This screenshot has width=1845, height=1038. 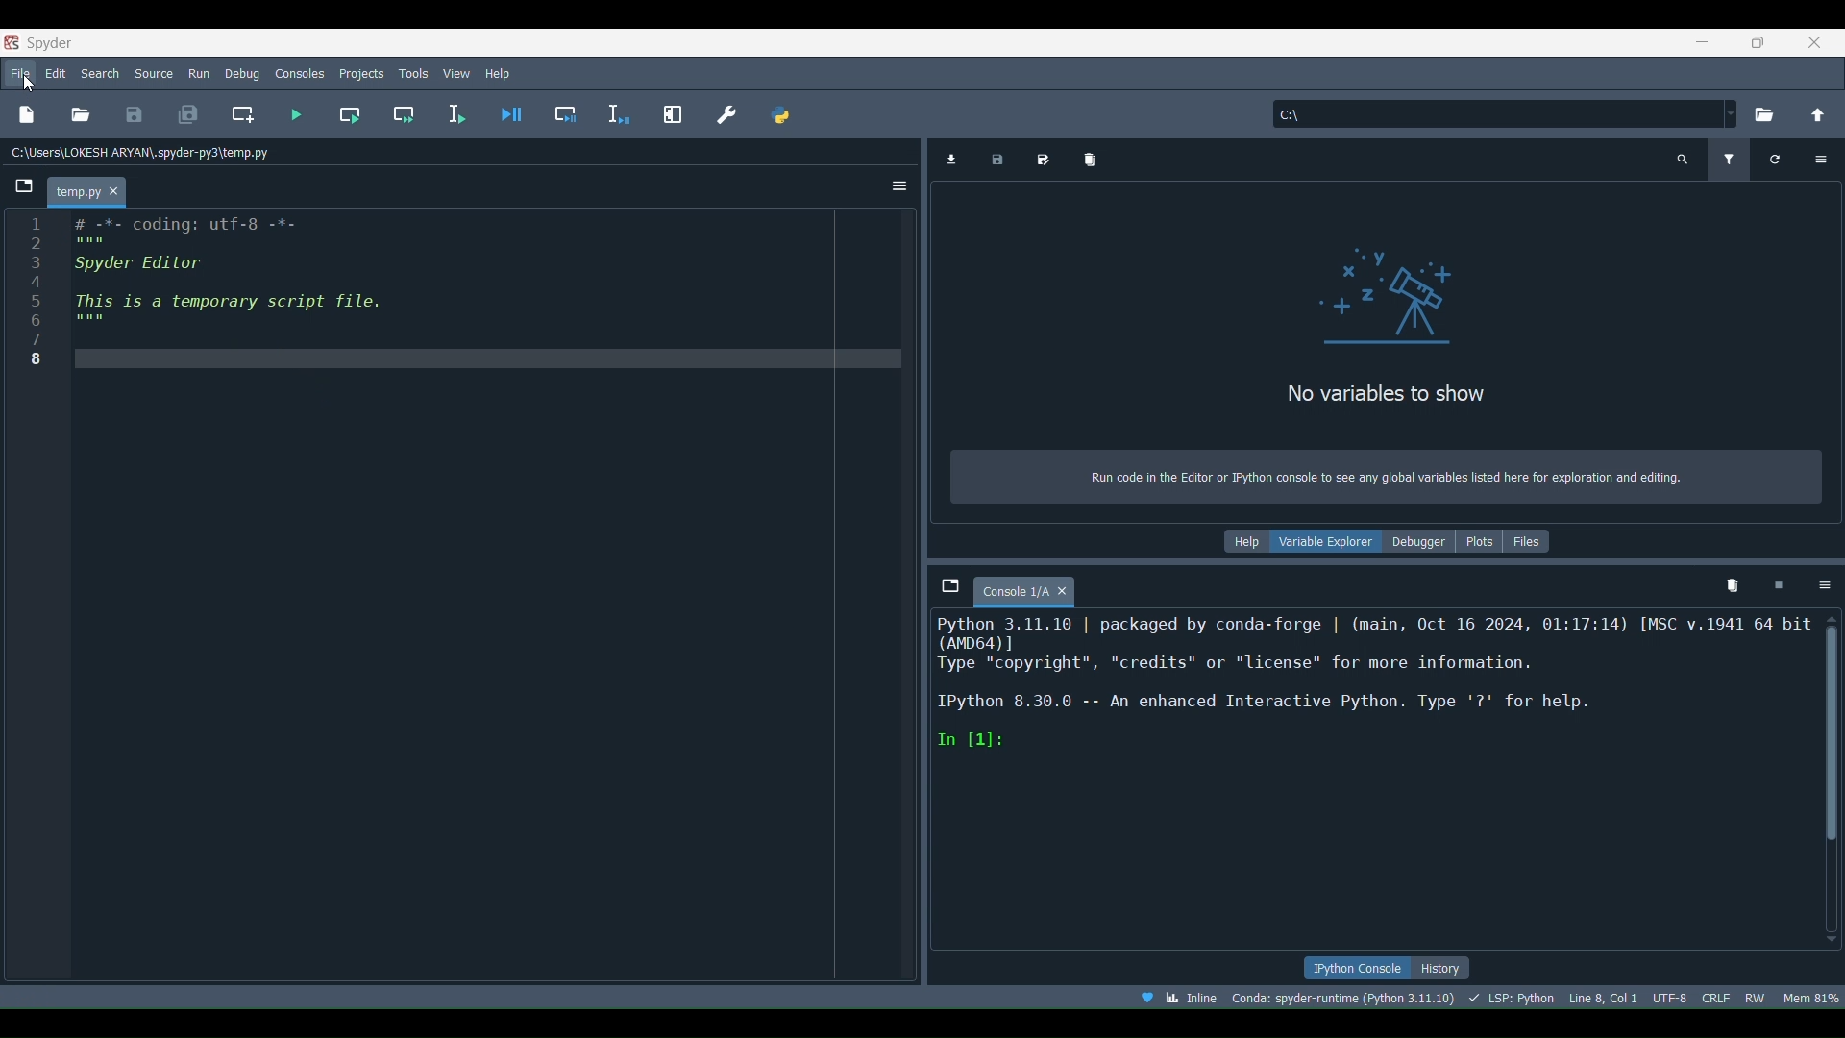 What do you see at coordinates (1194, 994) in the screenshot?
I see `Click to toggle between inline and interactive Matplotlib plotting` at bounding box center [1194, 994].